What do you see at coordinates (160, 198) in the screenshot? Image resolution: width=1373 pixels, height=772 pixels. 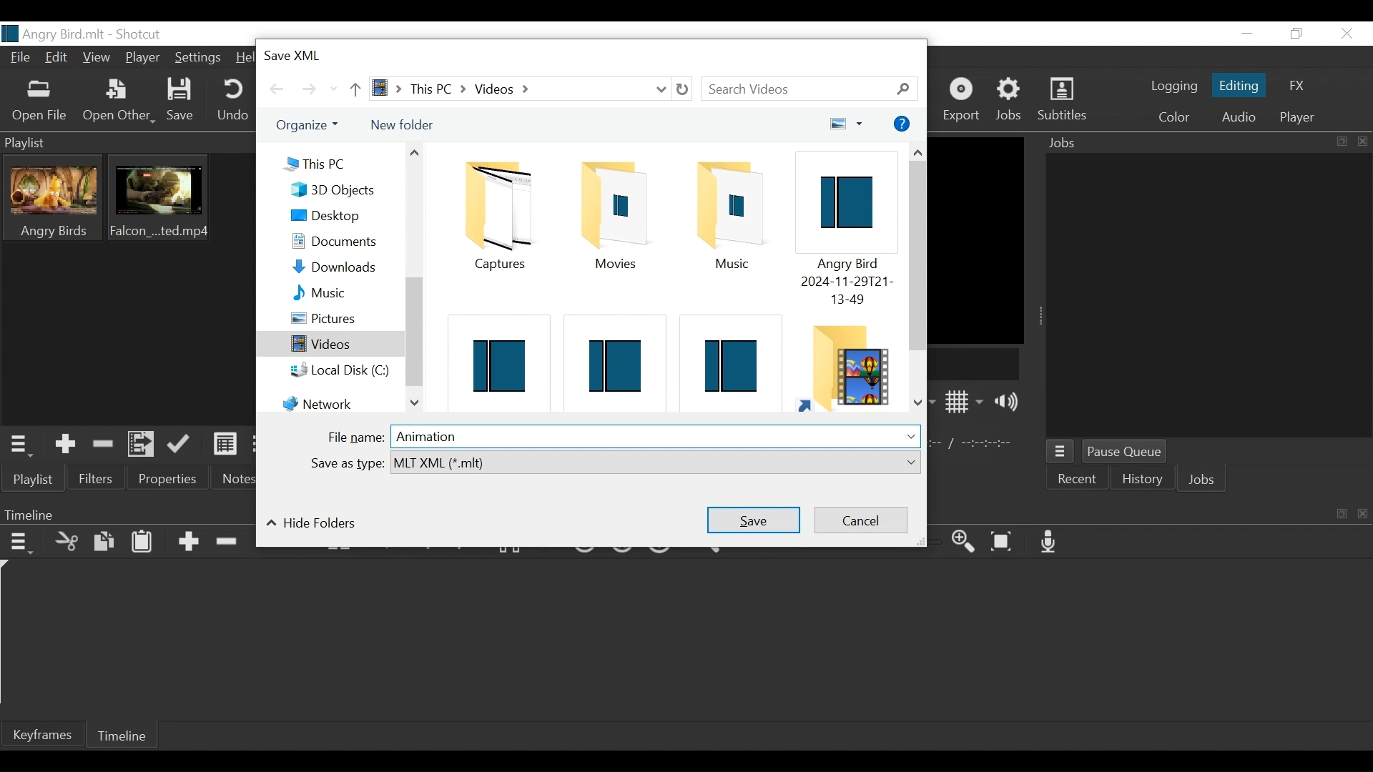 I see `Clip` at bounding box center [160, 198].